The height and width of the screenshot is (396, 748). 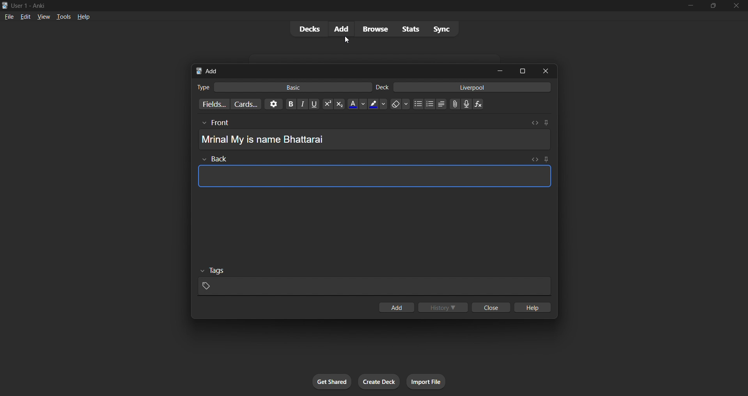 I want to click on tools, so click(x=64, y=16).